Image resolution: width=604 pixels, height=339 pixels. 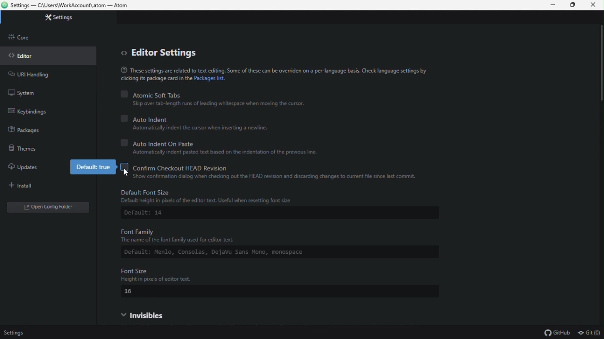 I want to click on ‘Skip over tab-length runs of leading whitespace when moving the cursor., so click(x=222, y=104).